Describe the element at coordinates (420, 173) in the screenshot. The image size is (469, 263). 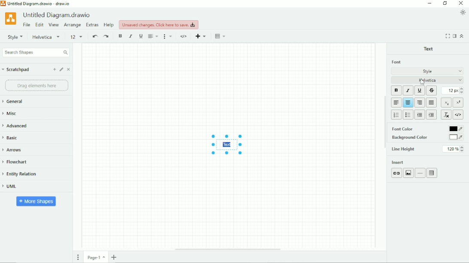
I see `Insert horizontal rule` at that location.